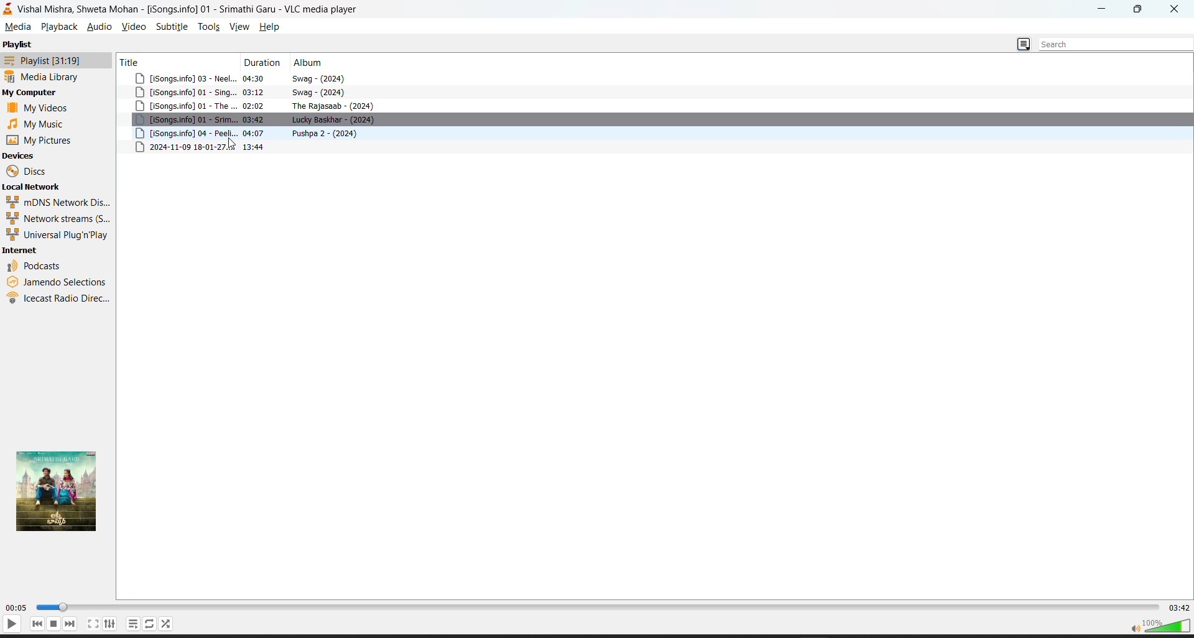 The width and height of the screenshot is (1194, 638). What do you see at coordinates (23, 250) in the screenshot?
I see `internet` at bounding box center [23, 250].